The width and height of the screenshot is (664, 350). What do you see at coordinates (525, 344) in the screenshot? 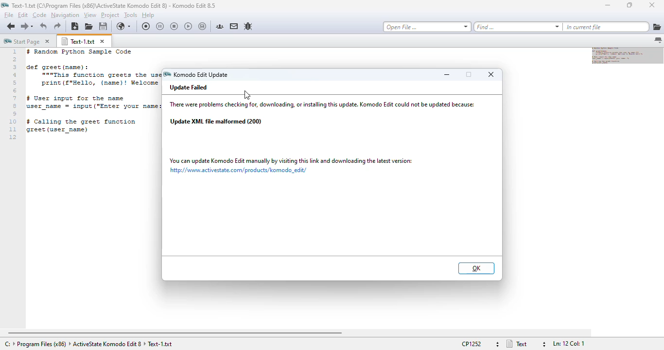
I see `file type` at bounding box center [525, 344].